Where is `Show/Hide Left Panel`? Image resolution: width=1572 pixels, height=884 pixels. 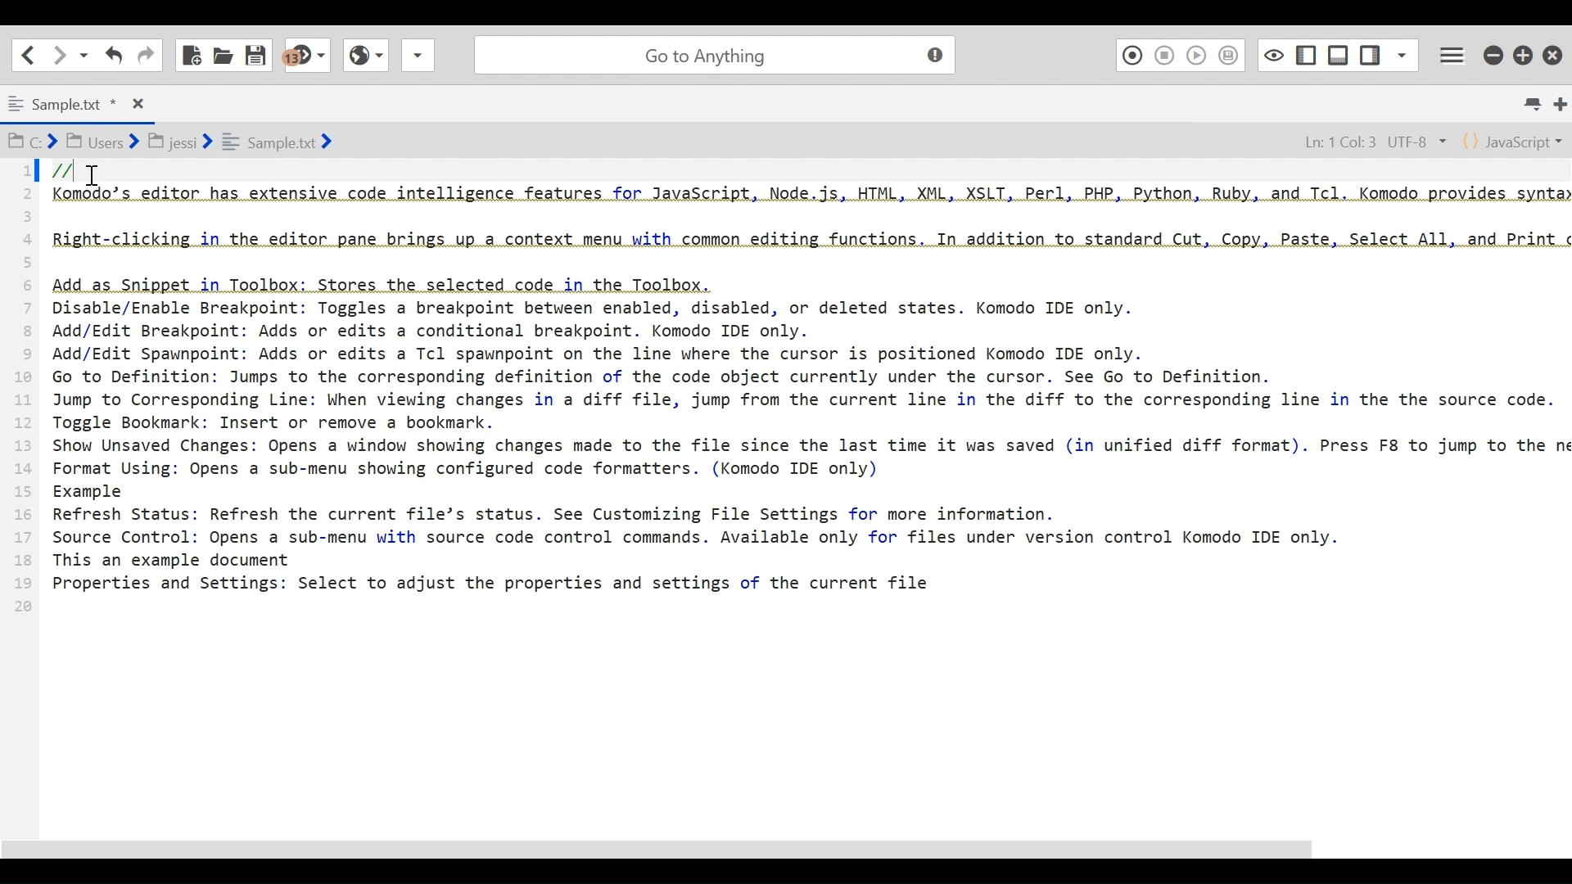
Show/Hide Left Panel is located at coordinates (1371, 52).